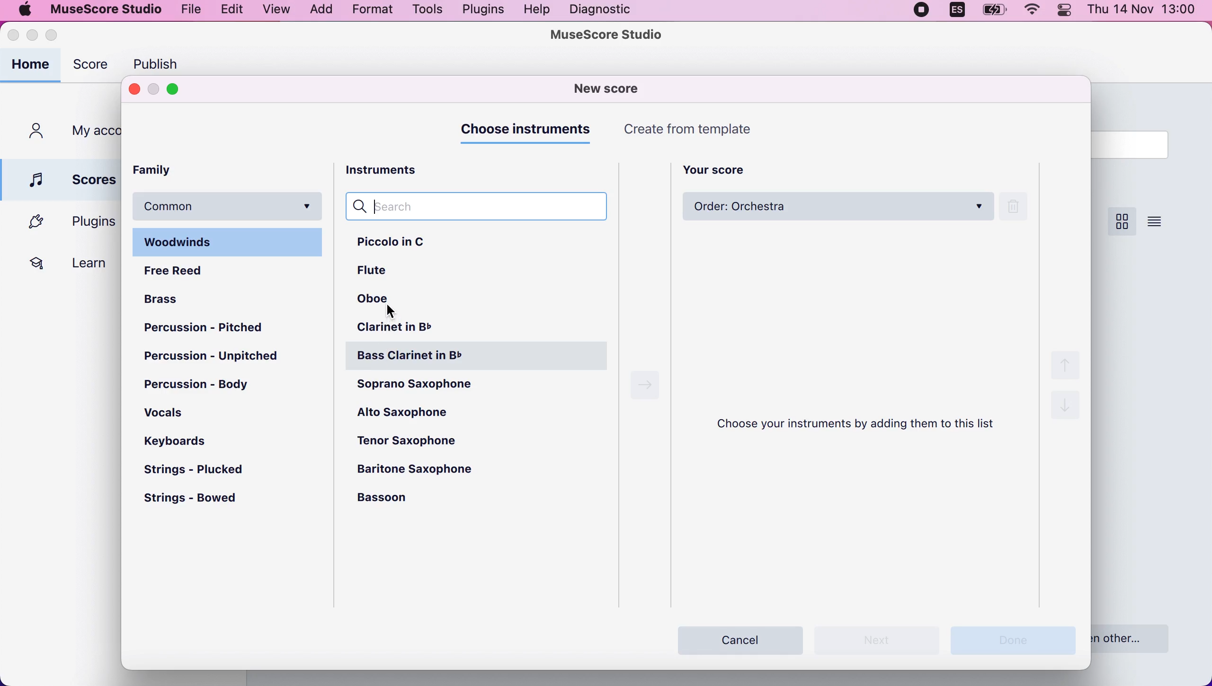 This screenshot has height=686, width=1212. Describe the element at coordinates (232, 11) in the screenshot. I see `edit` at that location.